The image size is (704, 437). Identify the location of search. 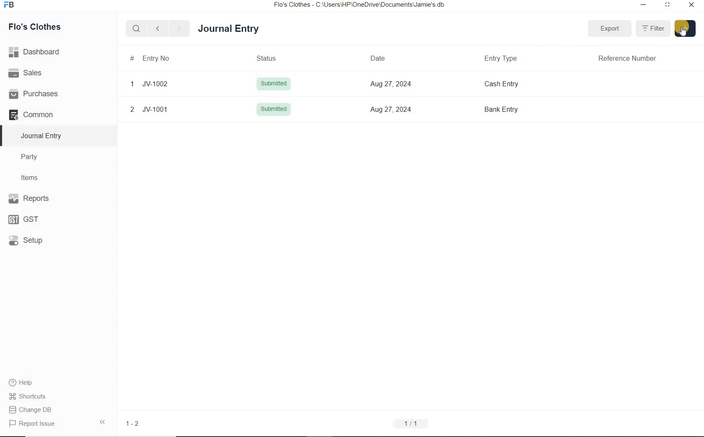
(137, 29).